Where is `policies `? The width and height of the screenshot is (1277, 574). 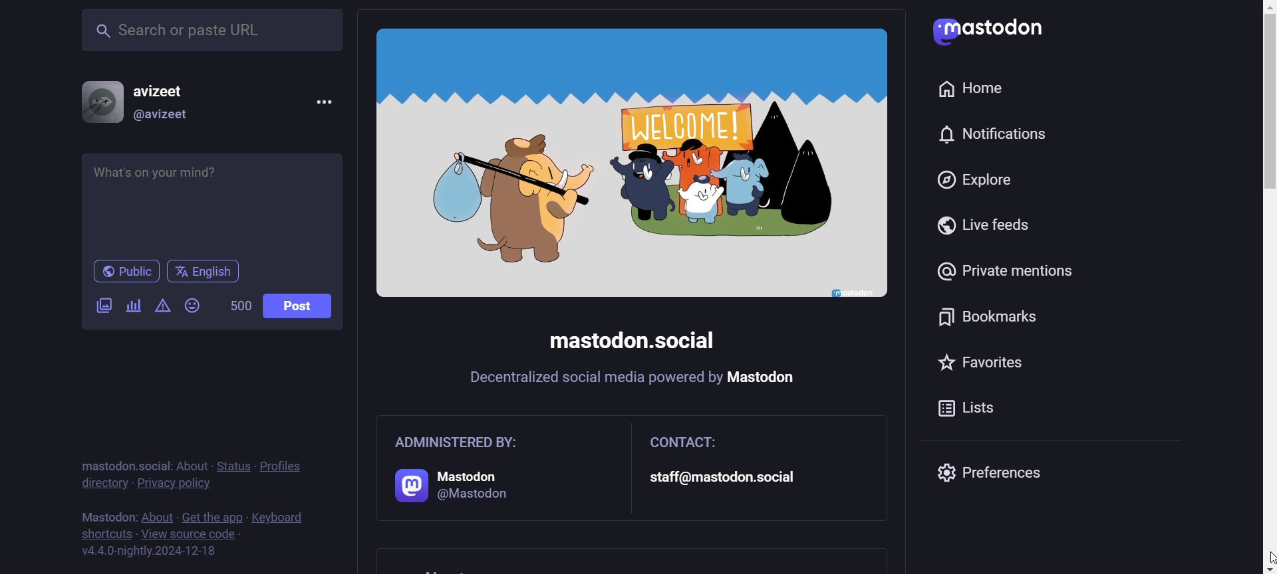
policies  is located at coordinates (289, 459).